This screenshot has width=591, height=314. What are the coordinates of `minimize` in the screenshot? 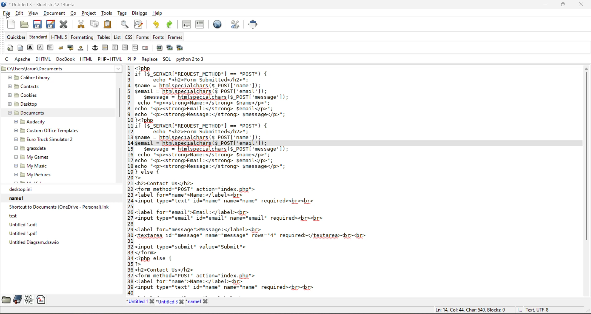 It's located at (544, 4).